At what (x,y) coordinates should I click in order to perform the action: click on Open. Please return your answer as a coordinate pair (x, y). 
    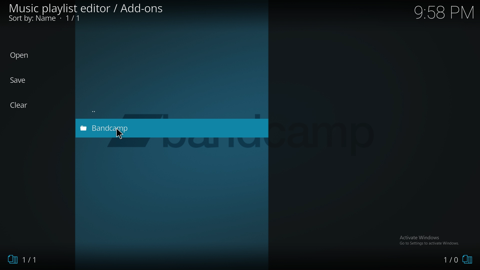
    Looking at the image, I should click on (23, 55).